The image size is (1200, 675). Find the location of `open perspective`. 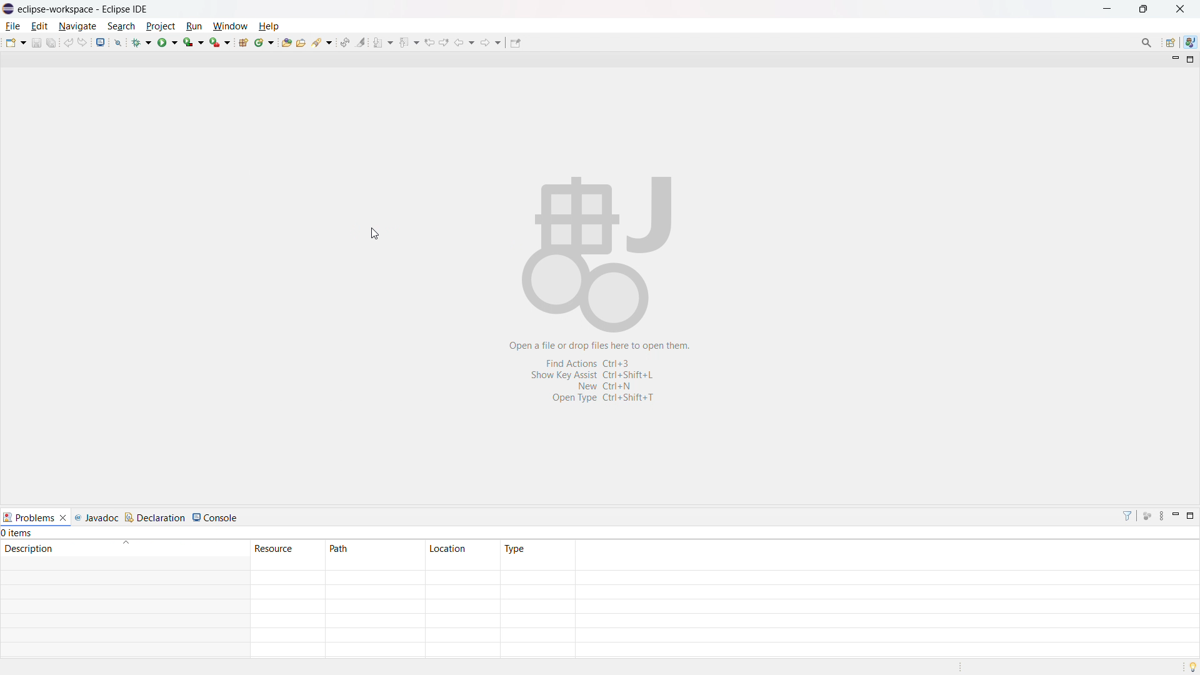

open perspective is located at coordinates (1171, 42).